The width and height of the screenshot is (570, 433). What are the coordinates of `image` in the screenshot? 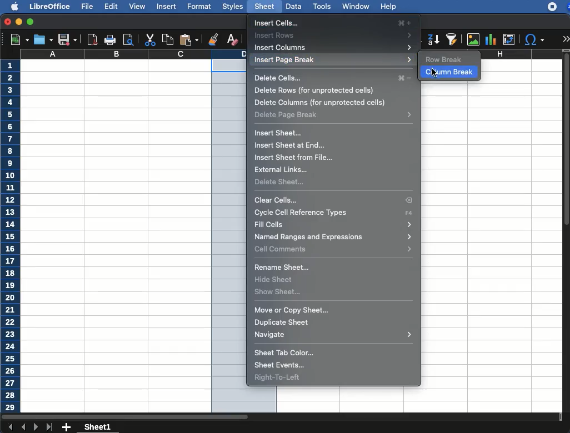 It's located at (473, 39).